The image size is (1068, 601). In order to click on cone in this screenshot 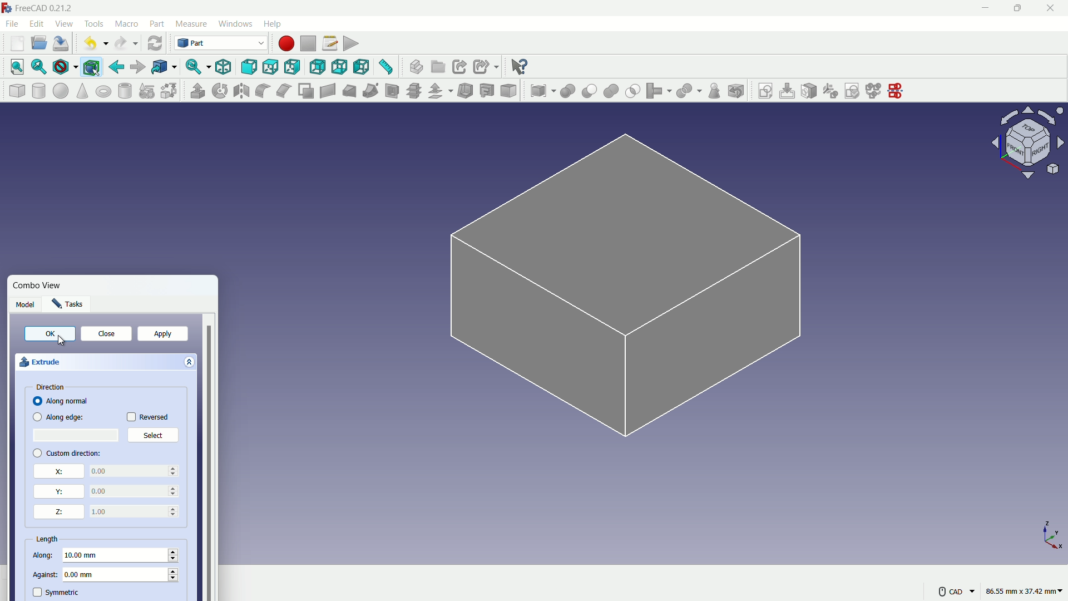, I will do `click(83, 90)`.